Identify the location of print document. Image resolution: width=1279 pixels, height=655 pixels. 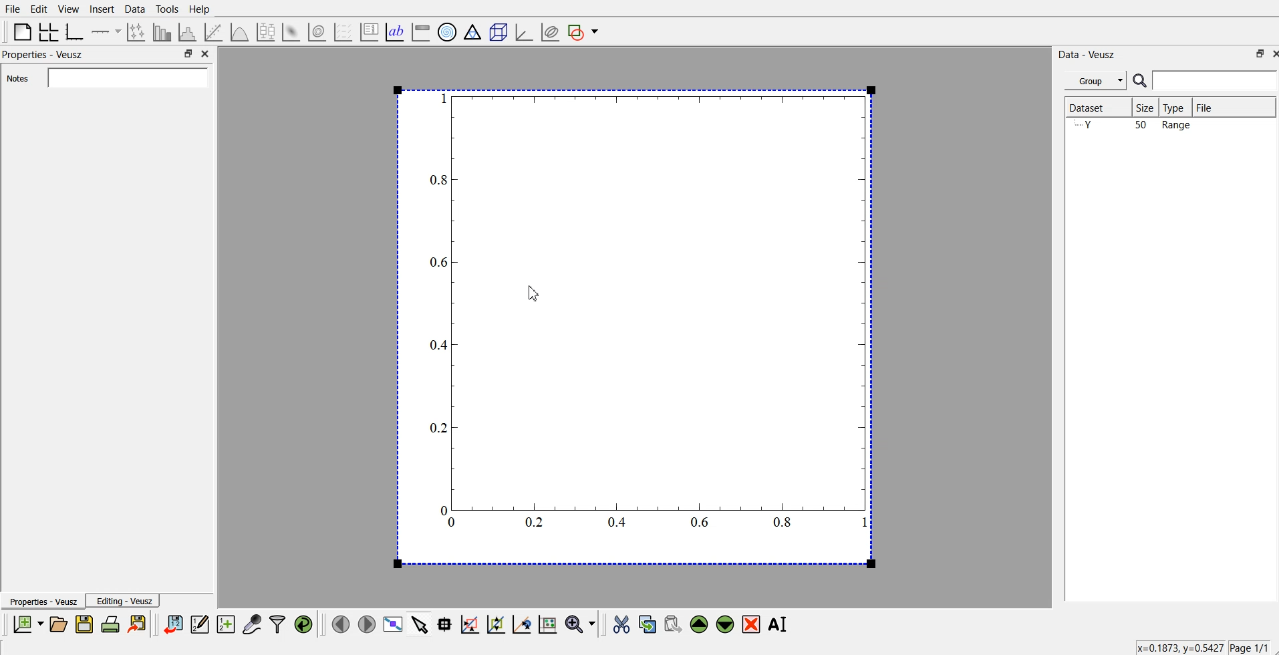
(111, 626).